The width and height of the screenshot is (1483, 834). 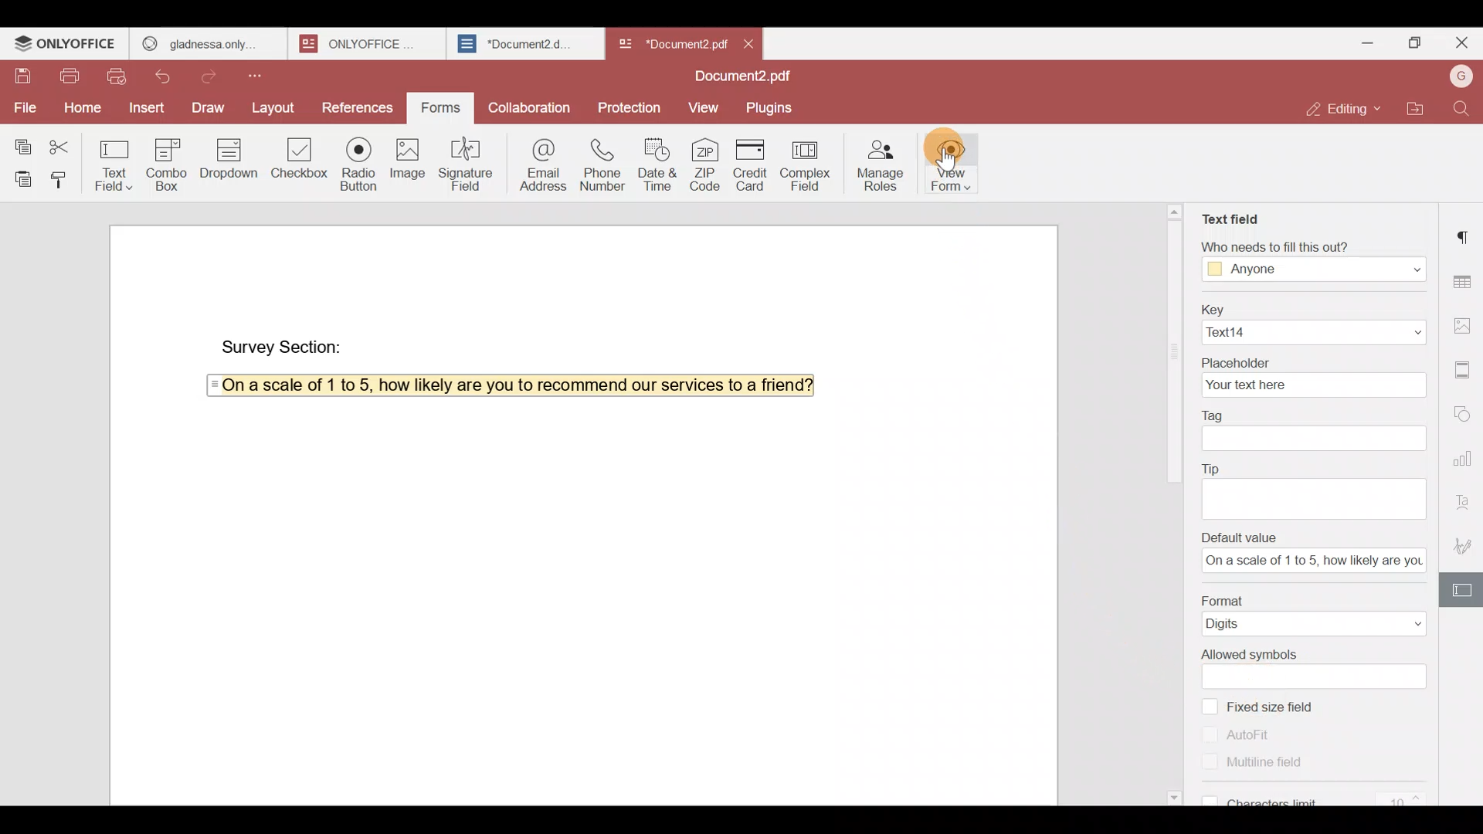 I want to click on Date & time, so click(x=657, y=164).